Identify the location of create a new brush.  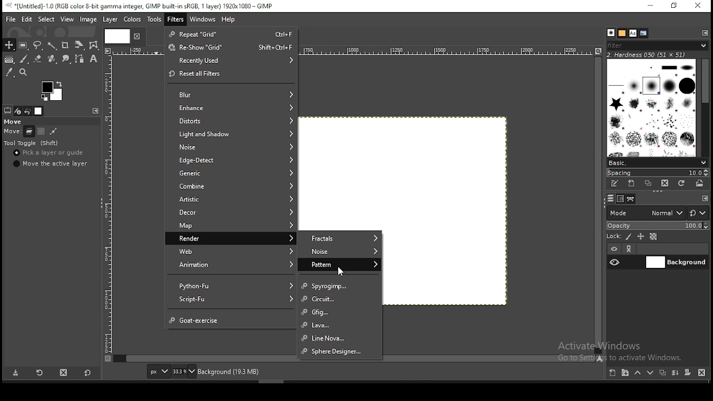
(632, 184).